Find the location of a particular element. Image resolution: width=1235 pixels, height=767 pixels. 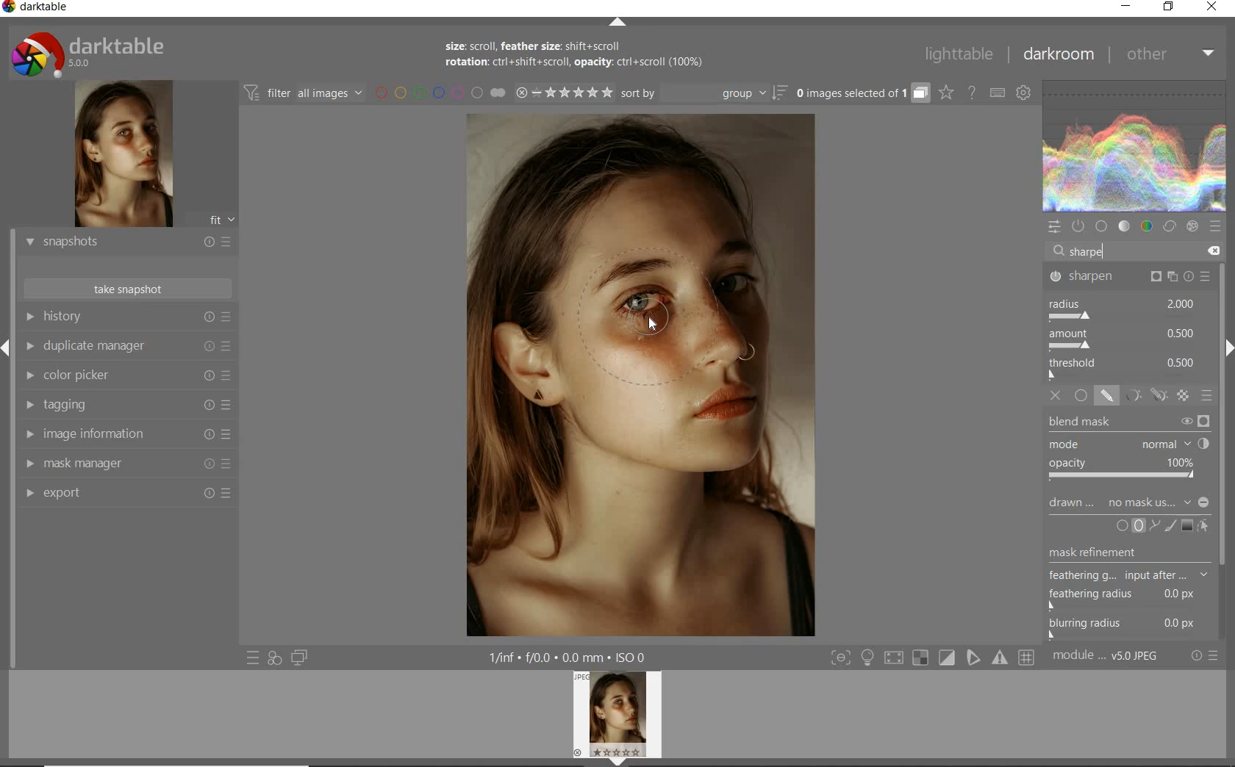

quick access panel is located at coordinates (1055, 227).